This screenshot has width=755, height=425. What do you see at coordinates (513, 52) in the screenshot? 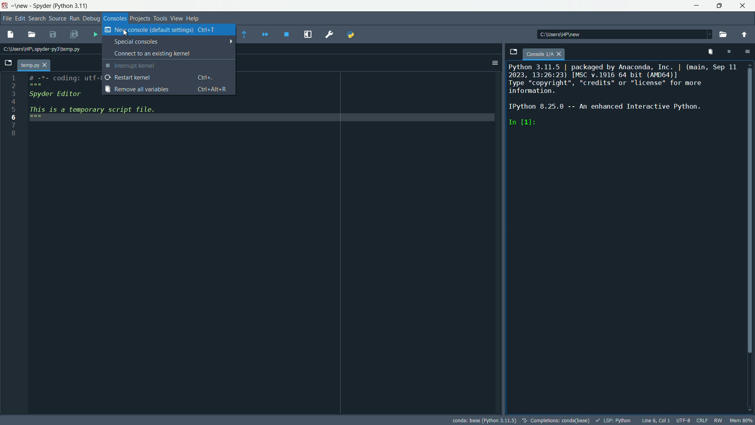
I see `browse tabs` at bounding box center [513, 52].